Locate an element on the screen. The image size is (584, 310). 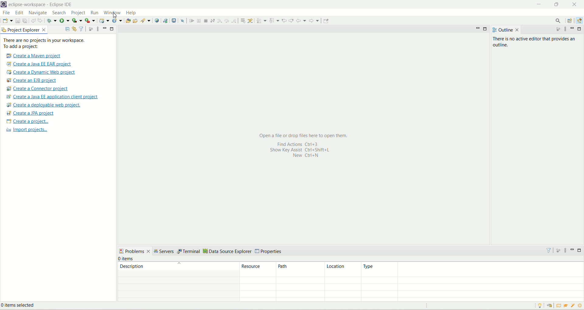
coverage is located at coordinates (77, 20).